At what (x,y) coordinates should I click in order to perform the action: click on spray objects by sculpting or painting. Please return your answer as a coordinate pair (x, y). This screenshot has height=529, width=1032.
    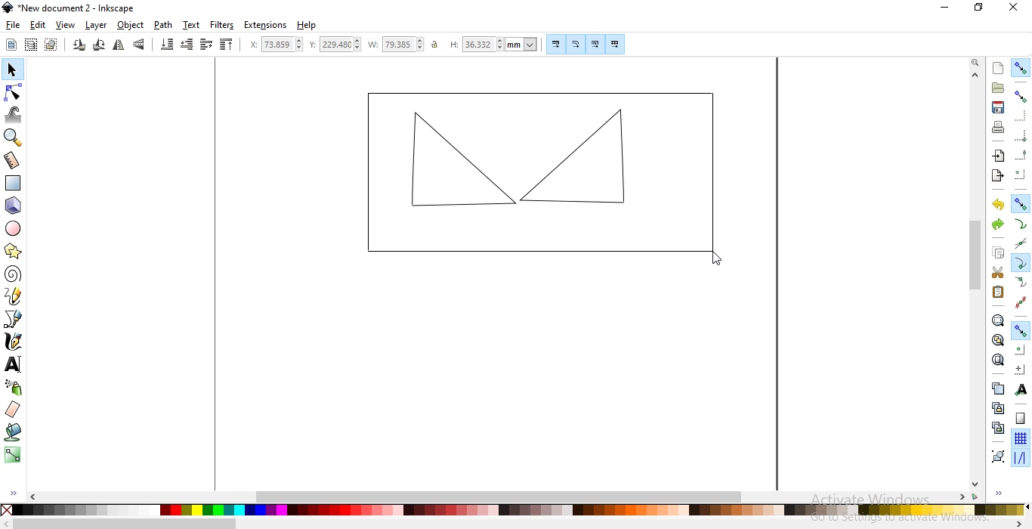
    Looking at the image, I should click on (14, 388).